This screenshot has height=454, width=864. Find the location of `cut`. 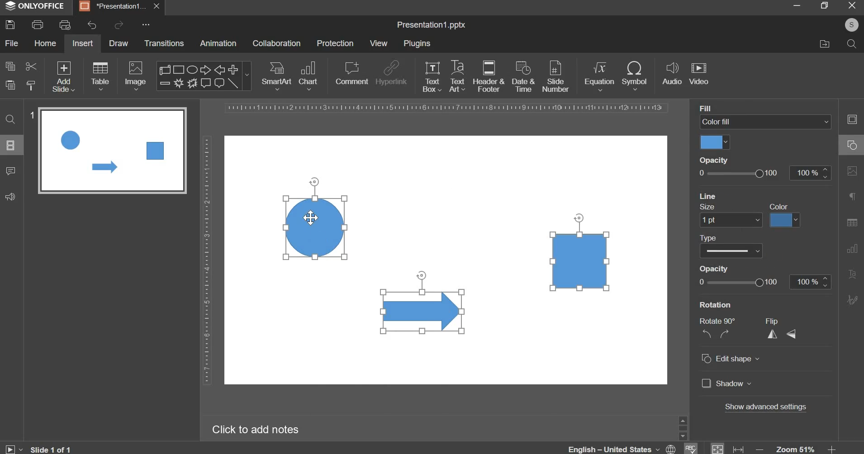

cut is located at coordinates (30, 66).